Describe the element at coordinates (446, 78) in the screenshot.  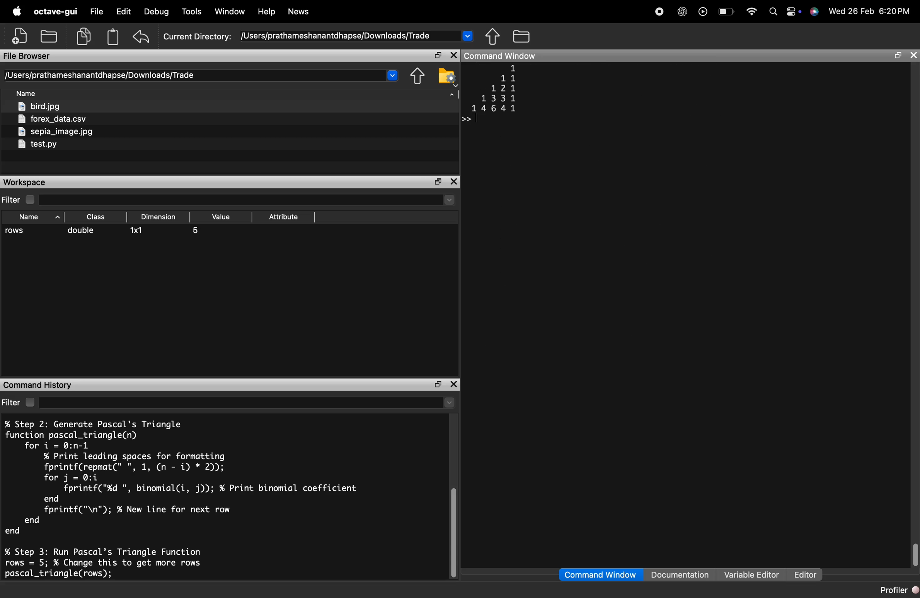
I see `Folder settings` at that location.